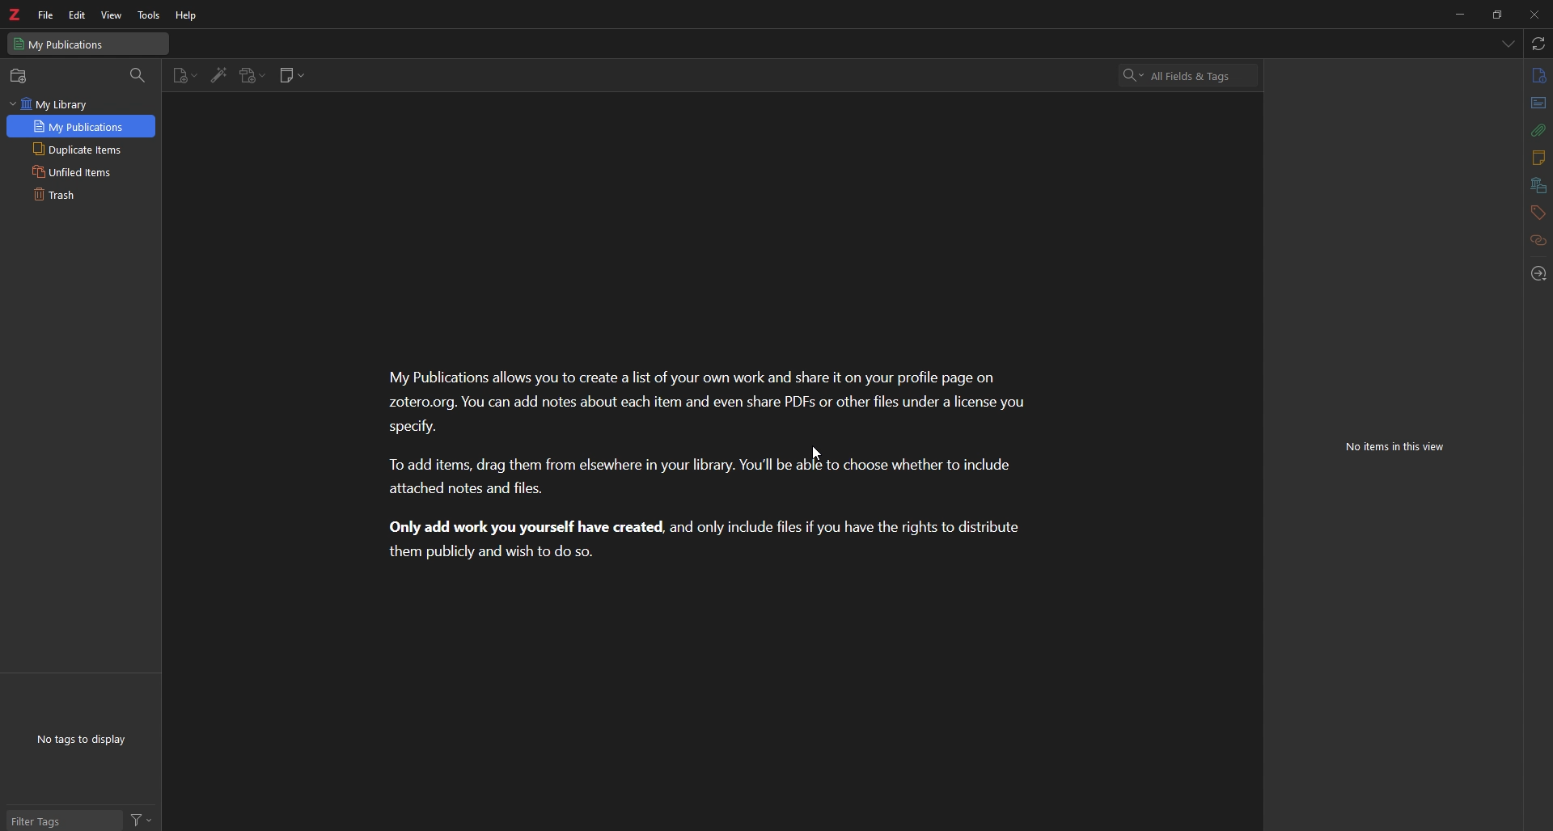 The image size is (1553, 831). I want to click on Duplicate Items, so click(78, 171).